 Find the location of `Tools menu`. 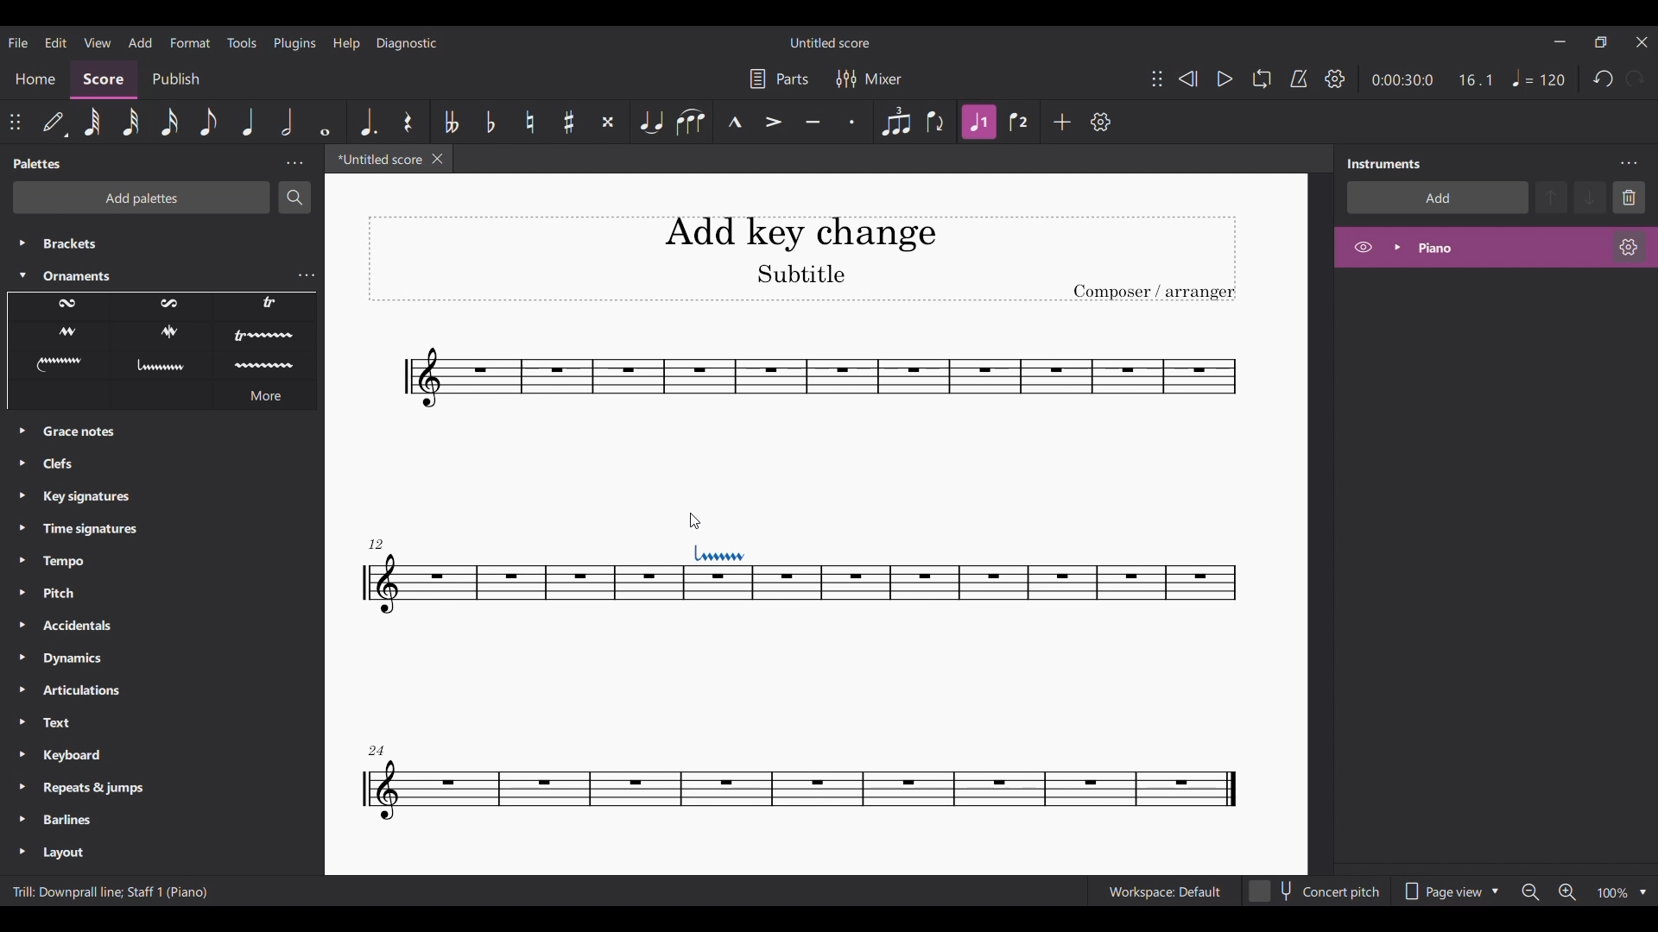

Tools menu is located at coordinates (242, 42).